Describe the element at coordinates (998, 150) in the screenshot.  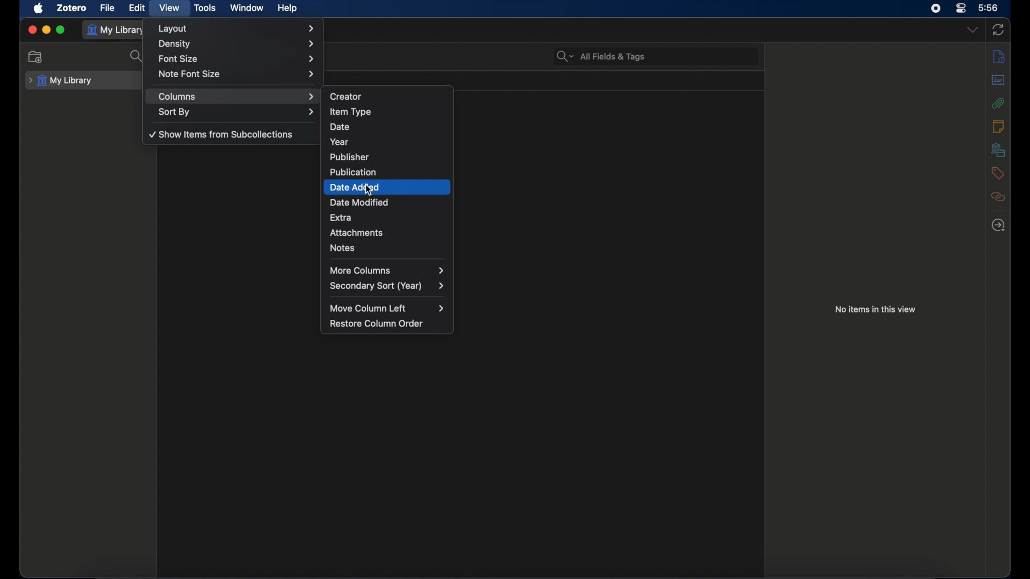
I see `libraries` at that location.